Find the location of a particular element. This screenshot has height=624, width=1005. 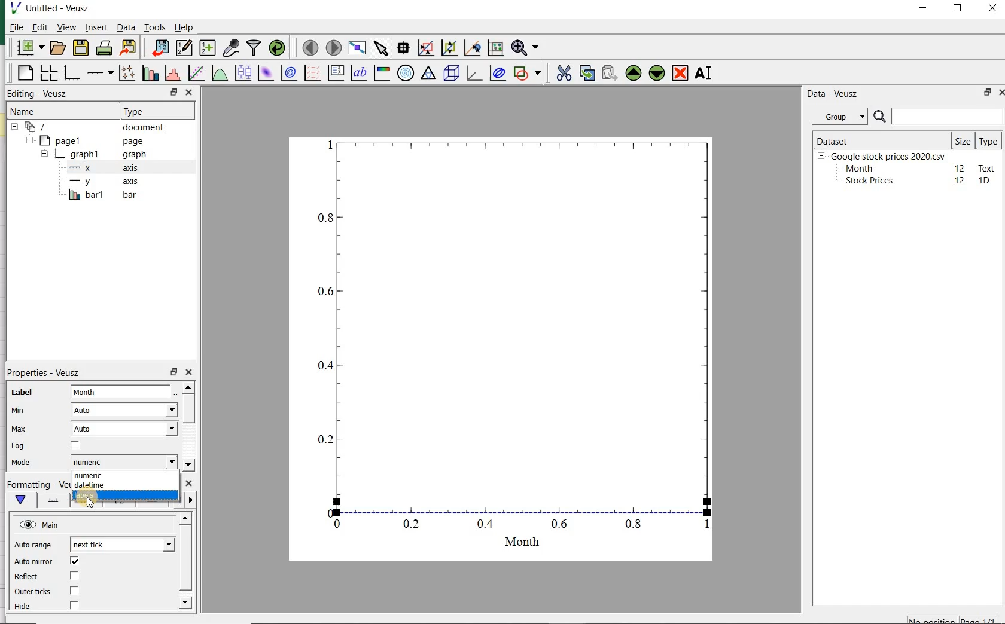

fit a function to data is located at coordinates (195, 74).